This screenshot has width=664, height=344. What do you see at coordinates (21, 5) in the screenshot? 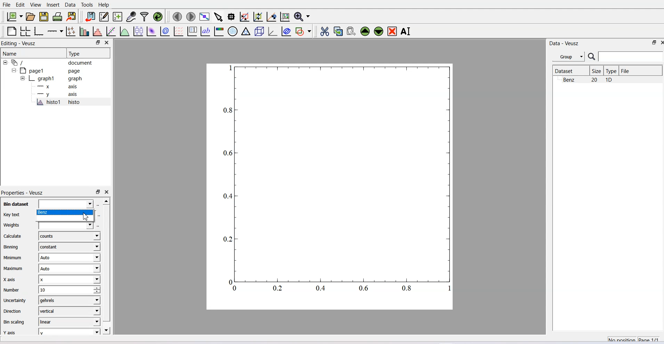
I see `Edit` at bounding box center [21, 5].